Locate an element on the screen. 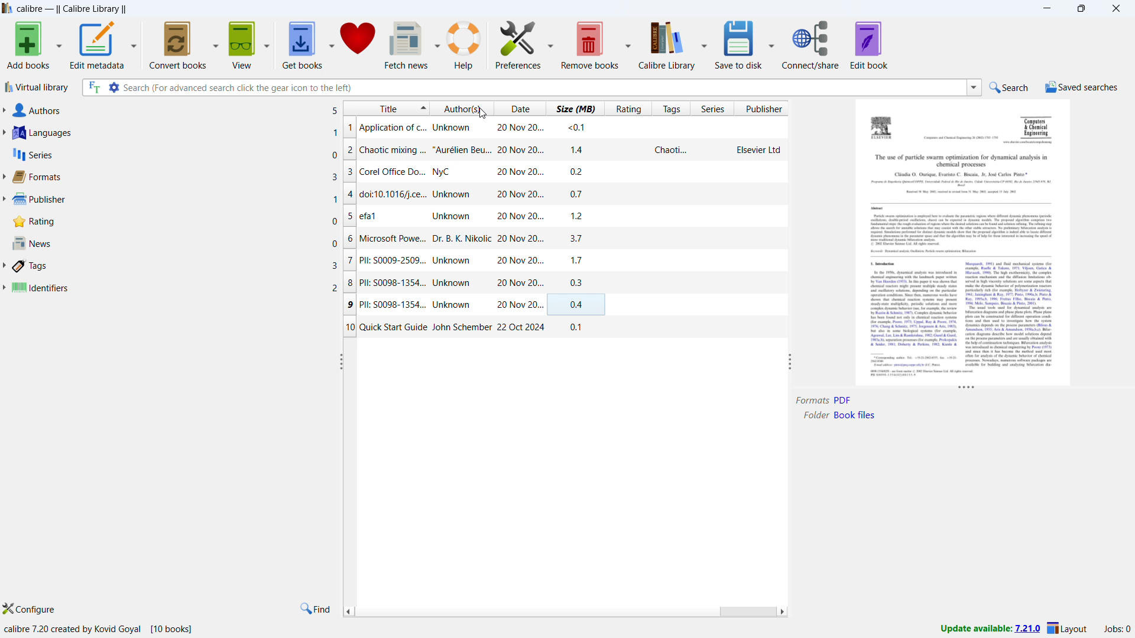 This screenshot has height=638, width=1135. Chaoti... is located at coordinates (677, 149).